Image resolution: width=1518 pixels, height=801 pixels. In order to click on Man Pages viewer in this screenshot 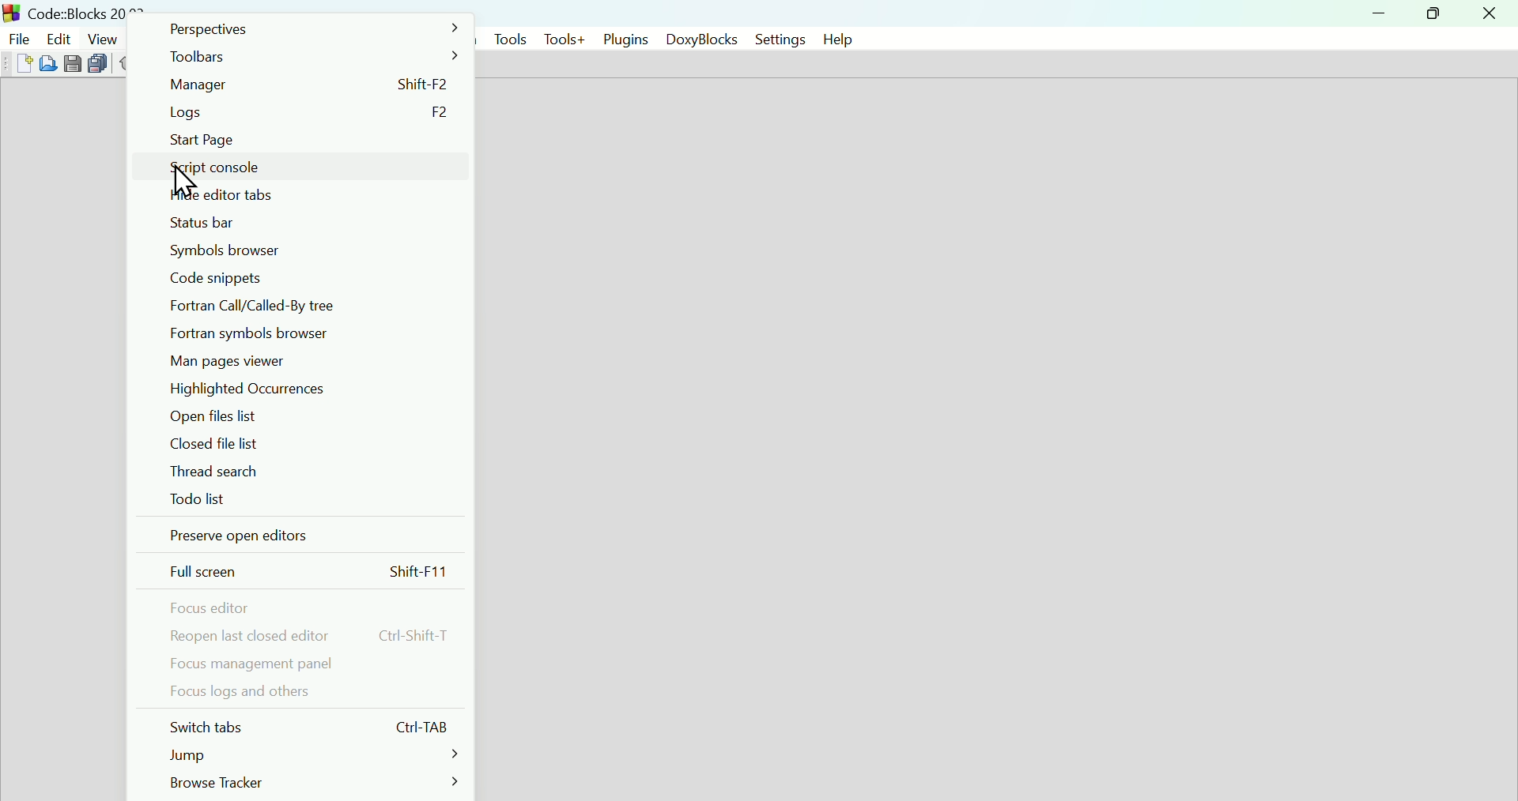, I will do `click(307, 360)`.